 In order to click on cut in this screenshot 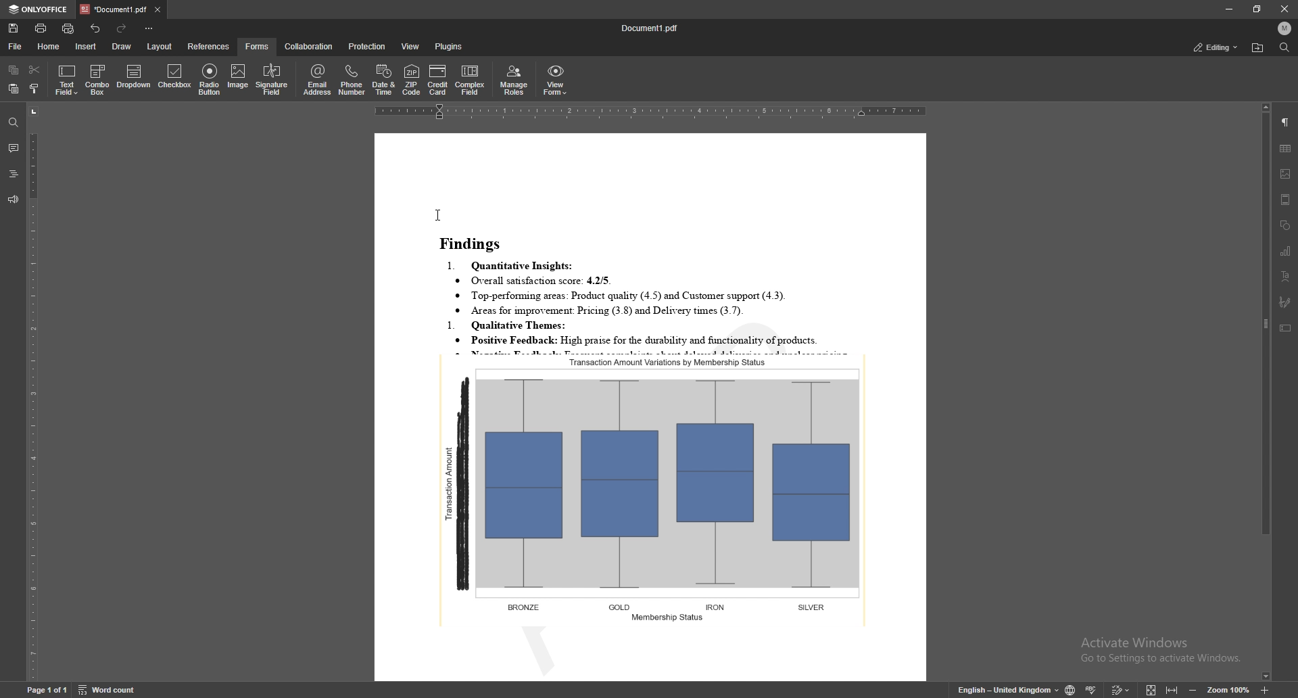, I will do `click(34, 68)`.